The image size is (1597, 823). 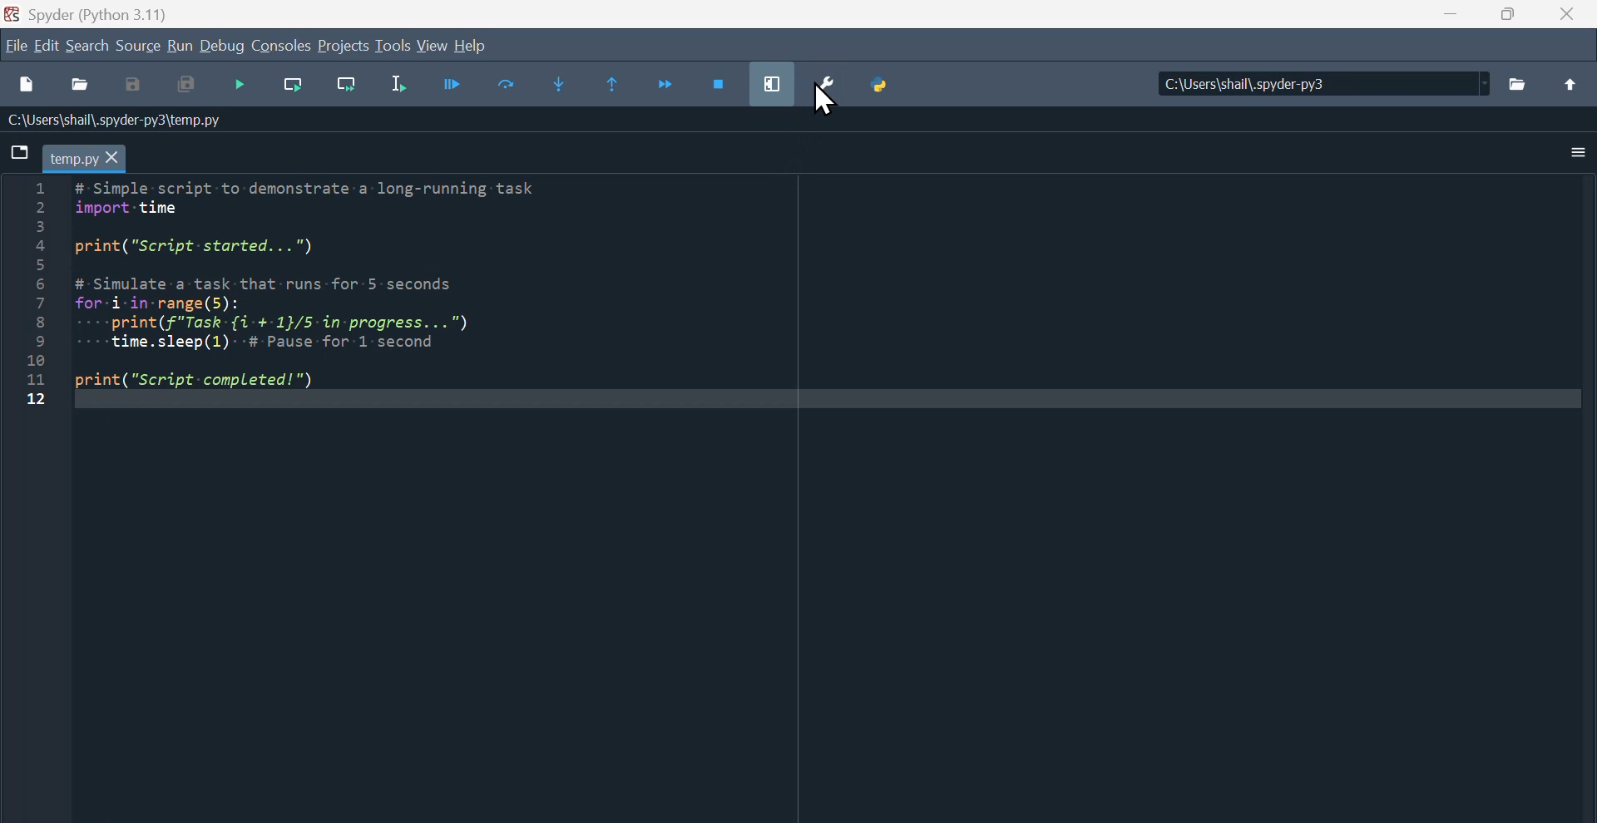 I want to click on Search, so click(x=91, y=47).